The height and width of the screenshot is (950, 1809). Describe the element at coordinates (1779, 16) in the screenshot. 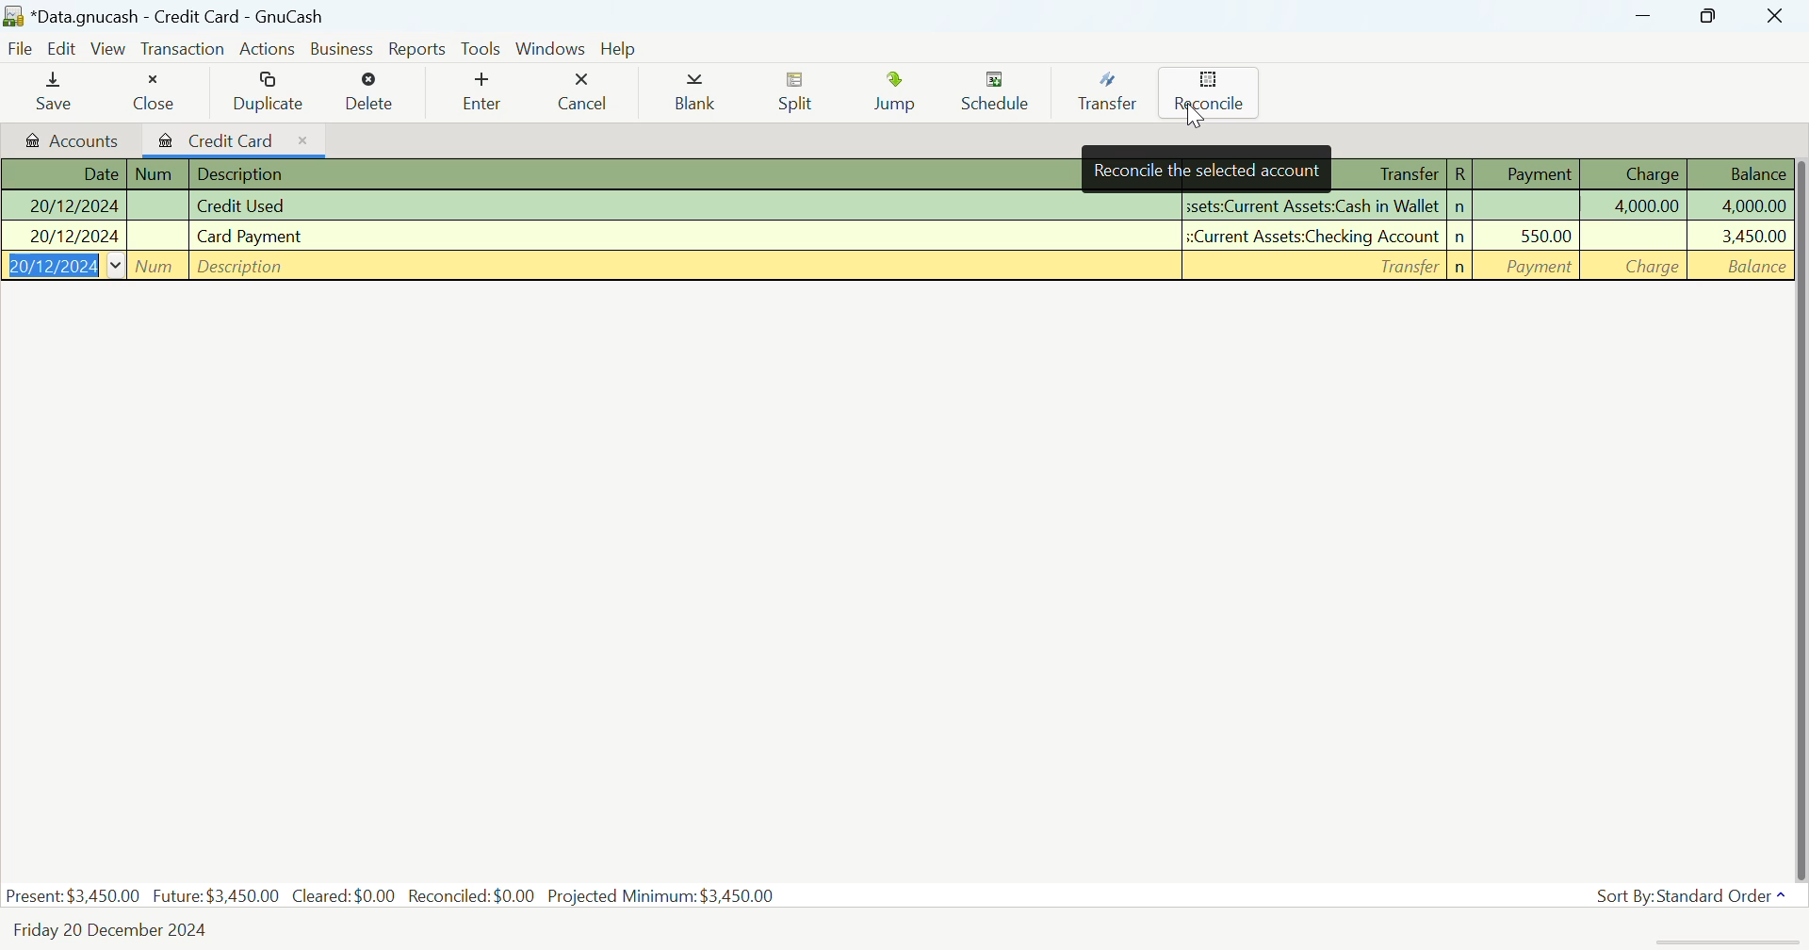

I see `Close Window` at that location.